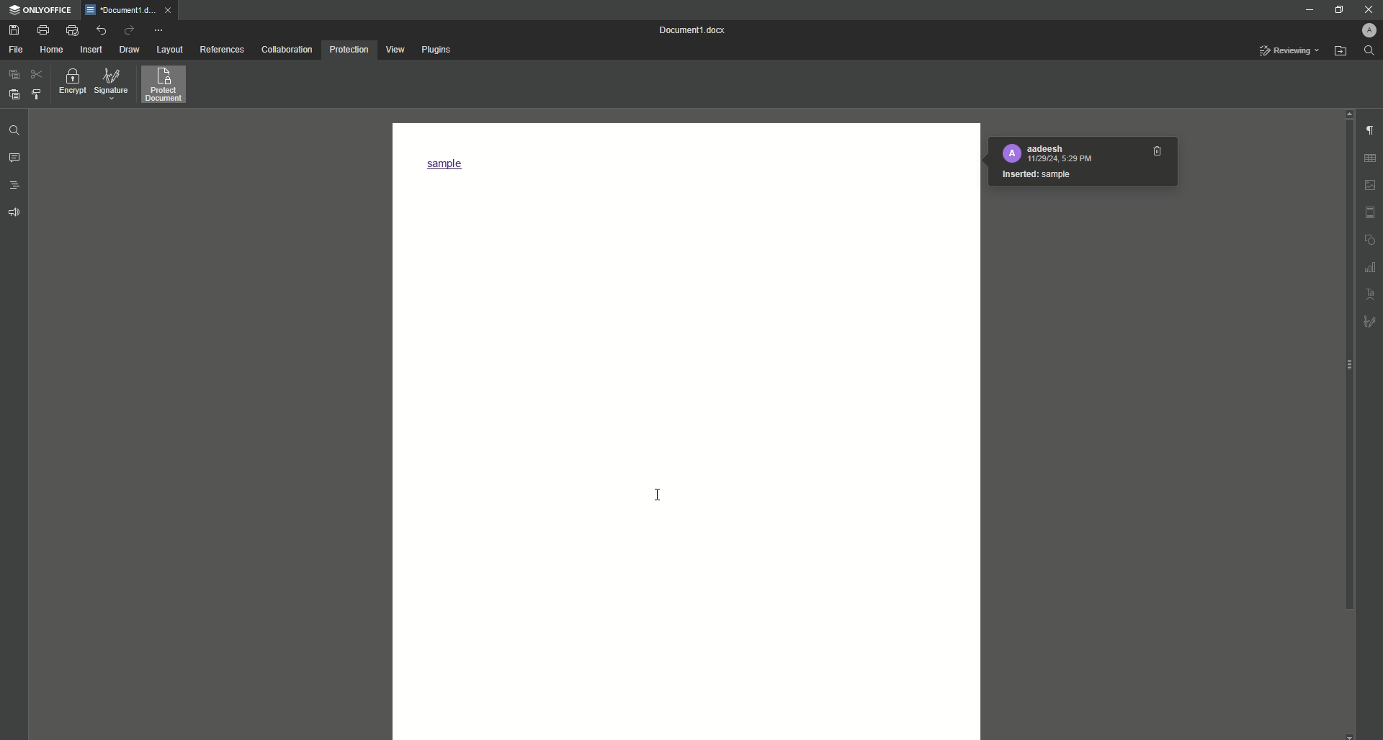 This screenshot has height=740, width=1383. I want to click on 11/29/24, 5:29 PM, so click(1059, 160).